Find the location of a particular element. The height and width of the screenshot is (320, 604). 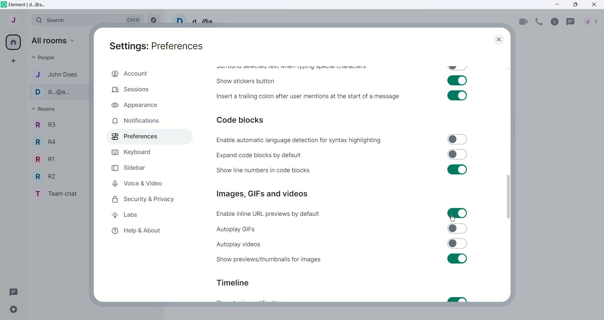

Vertical slide bar is located at coordinates (508, 197).